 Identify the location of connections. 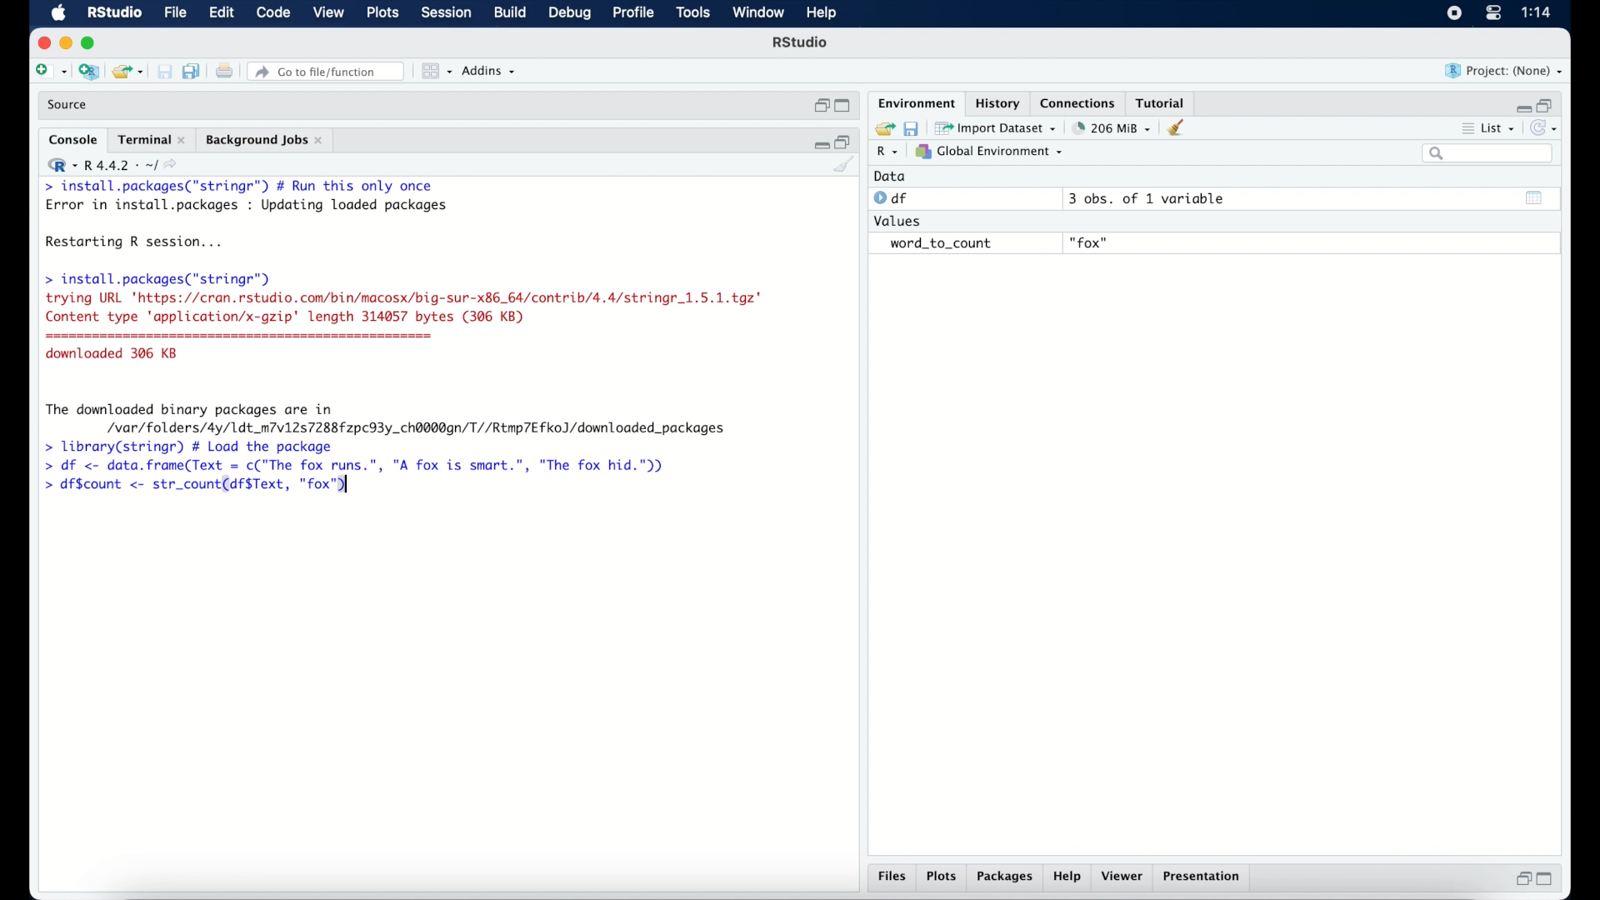
(1080, 102).